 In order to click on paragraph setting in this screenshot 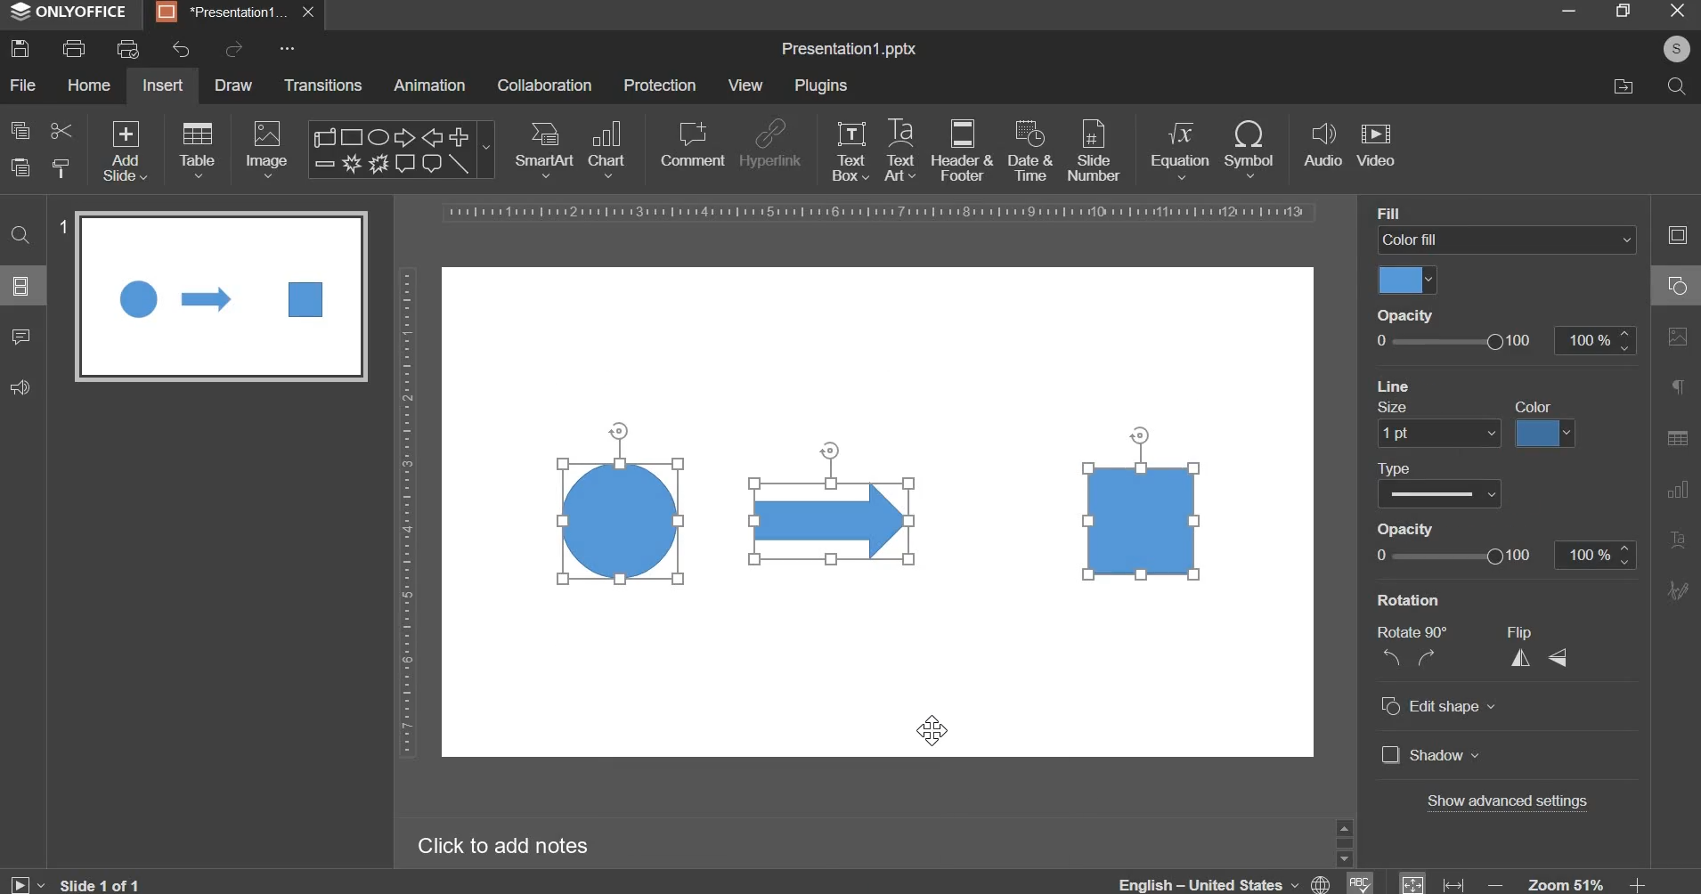, I will do `click(1679, 389)`.